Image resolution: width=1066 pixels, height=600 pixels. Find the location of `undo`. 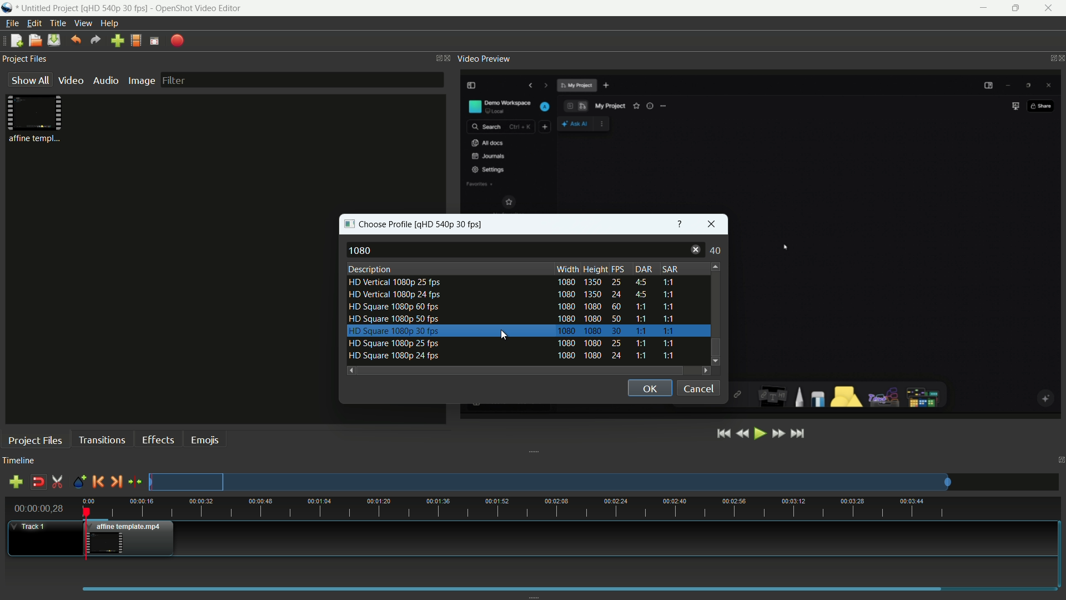

undo is located at coordinates (75, 40).